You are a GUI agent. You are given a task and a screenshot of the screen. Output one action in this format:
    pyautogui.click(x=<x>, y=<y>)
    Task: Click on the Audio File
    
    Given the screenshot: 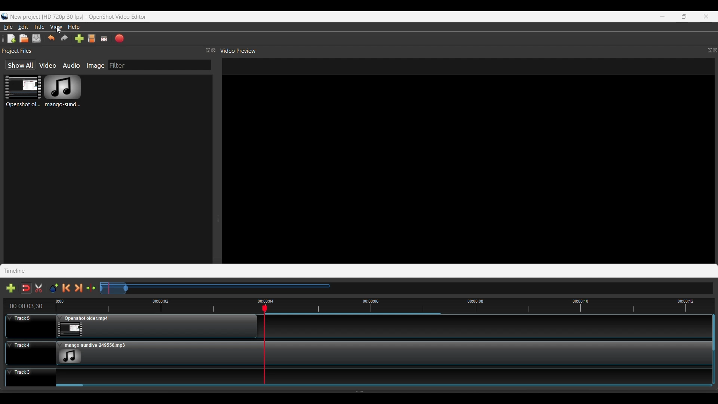 What is the action you would take?
    pyautogui.click(x=63, y=91)
    